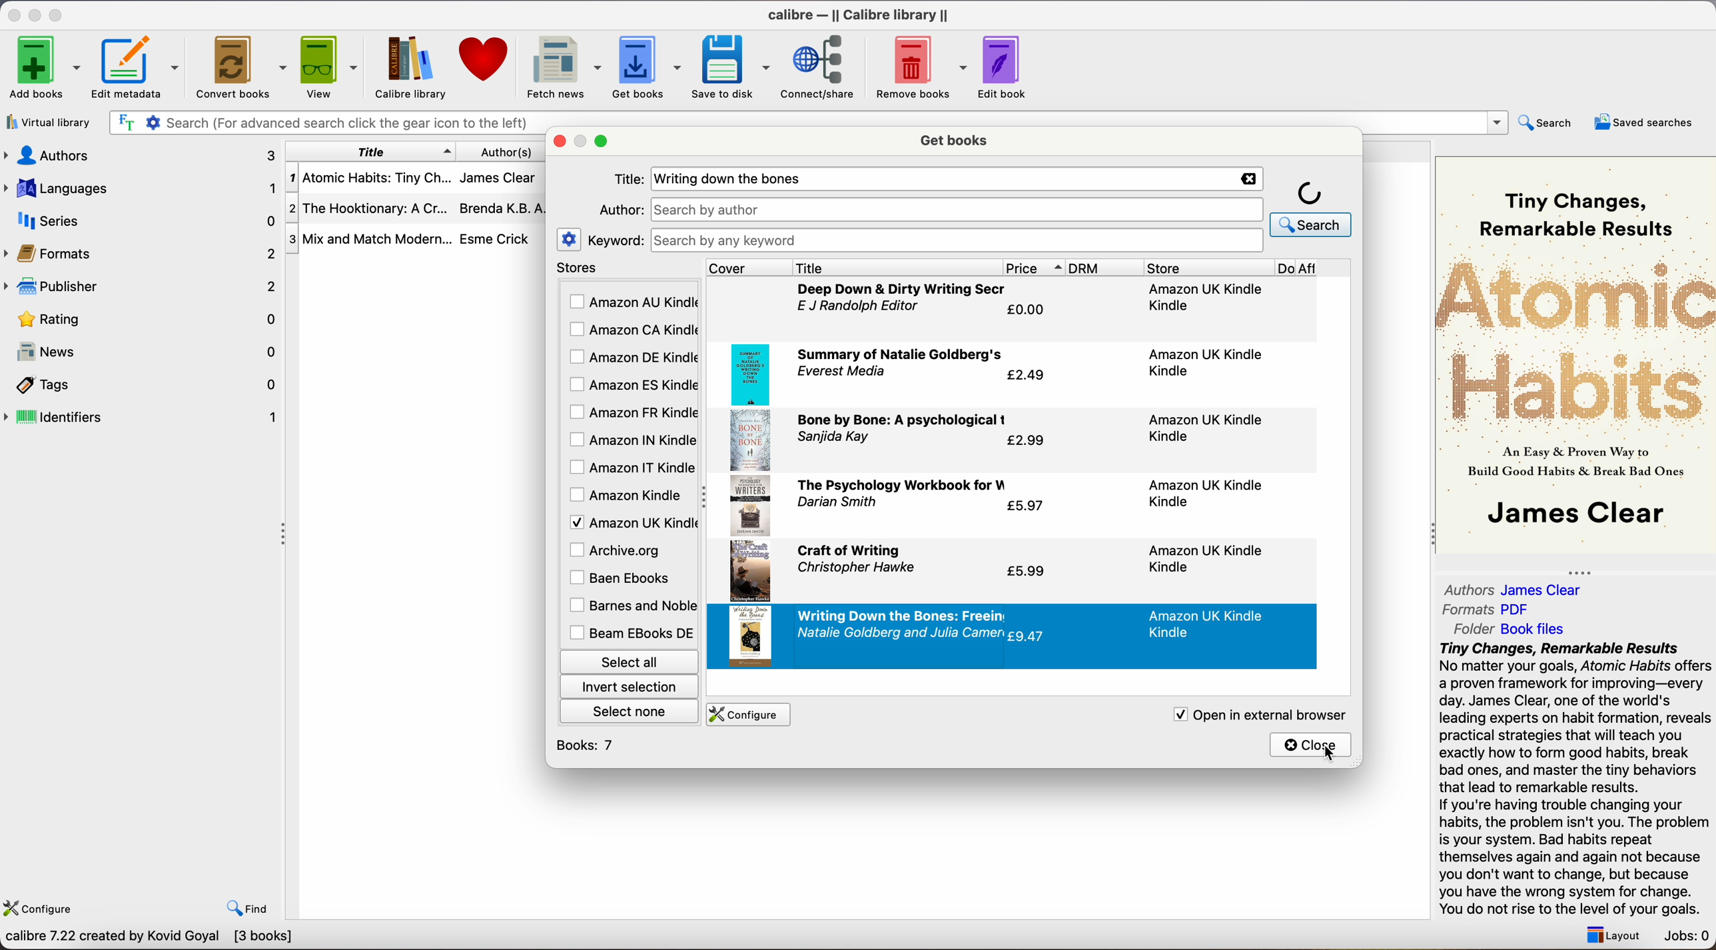  I want to click on fetch news, so click(561, 68).